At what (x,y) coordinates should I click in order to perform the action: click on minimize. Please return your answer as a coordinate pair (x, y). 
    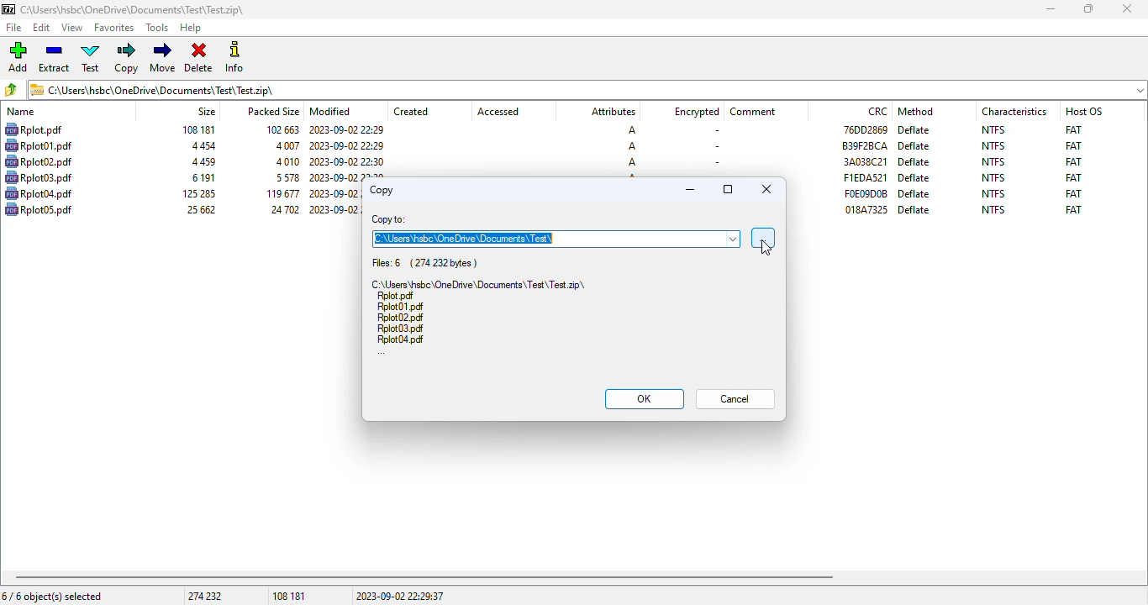
    Looking at the image, I should click on (690, 189).